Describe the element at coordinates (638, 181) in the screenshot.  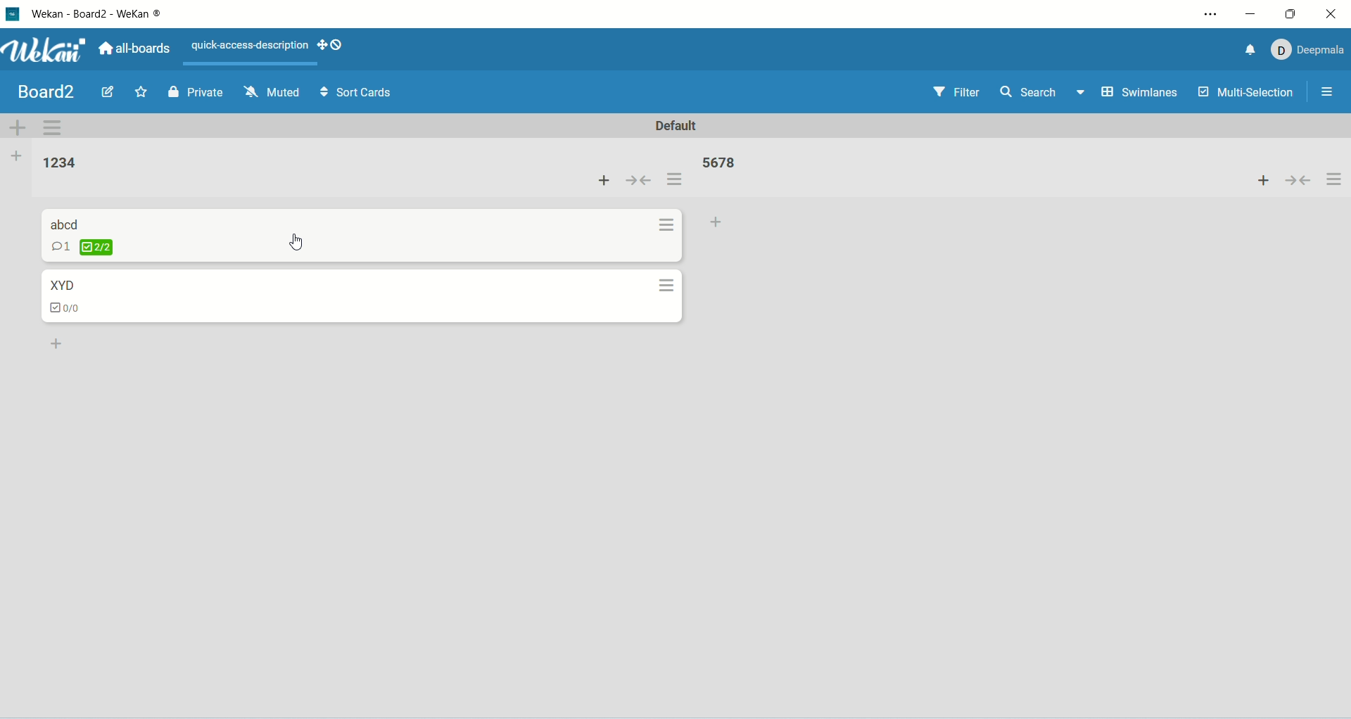
I see `collapse` at that location.